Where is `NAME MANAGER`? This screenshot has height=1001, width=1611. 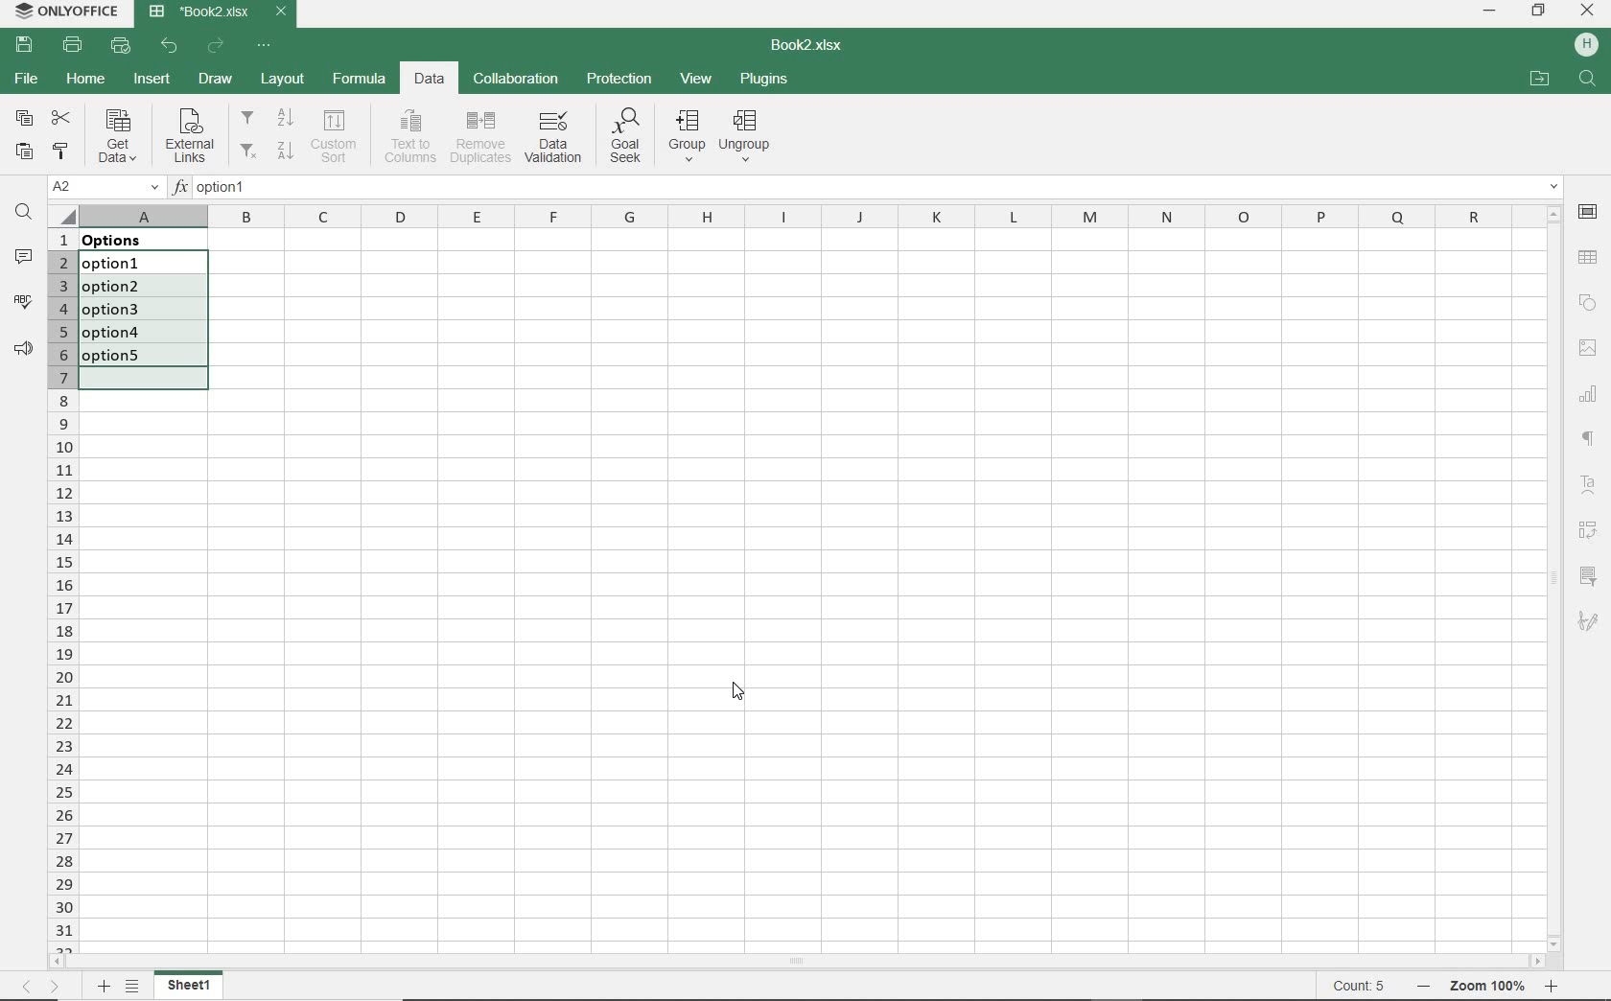
NAME MANAGER is located at coordinates (105, 187).